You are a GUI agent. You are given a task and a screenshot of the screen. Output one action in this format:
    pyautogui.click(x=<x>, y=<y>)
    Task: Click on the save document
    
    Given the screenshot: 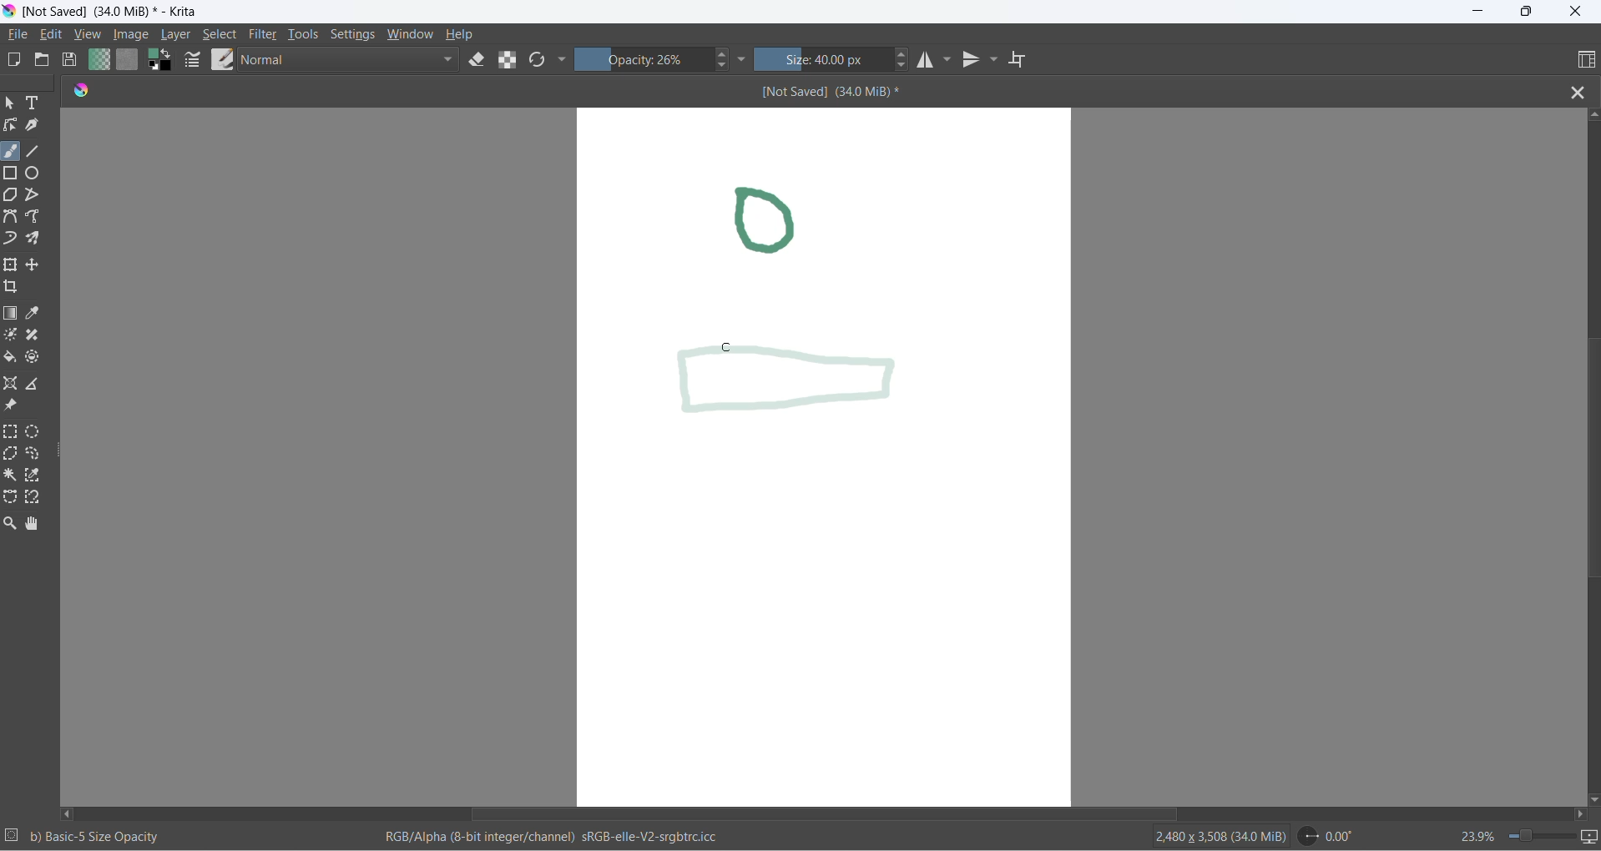 What is the action you would take?
    pyautogui.click(x=72, y=59)
    